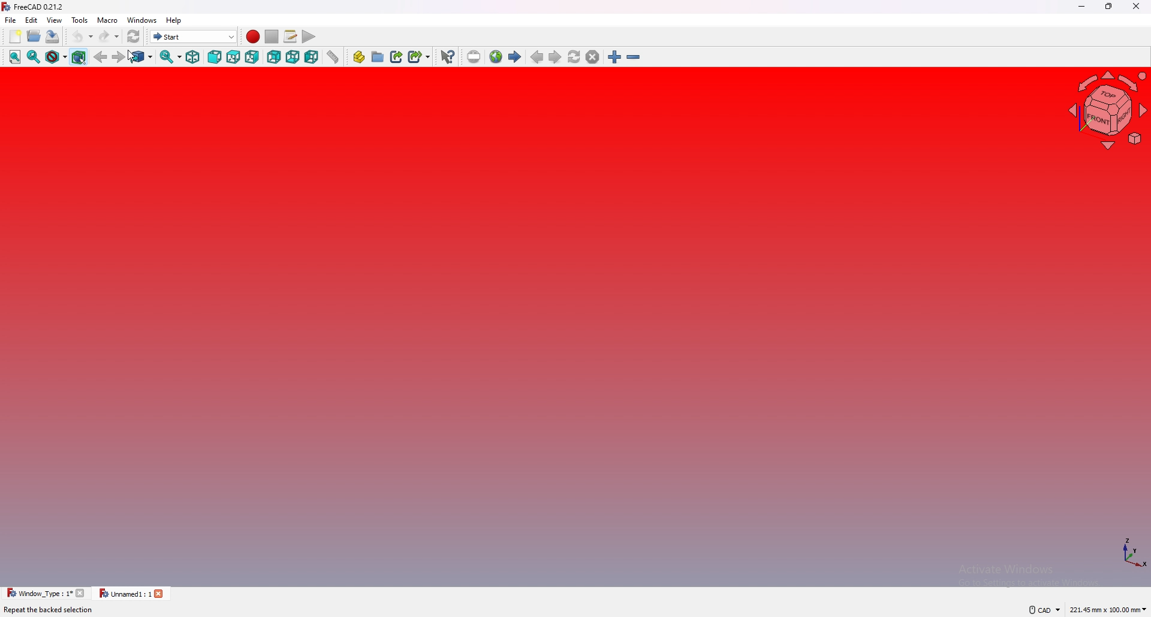 This screenshot has height=617, width=1151. I want to click on windows, so click(142, 20).